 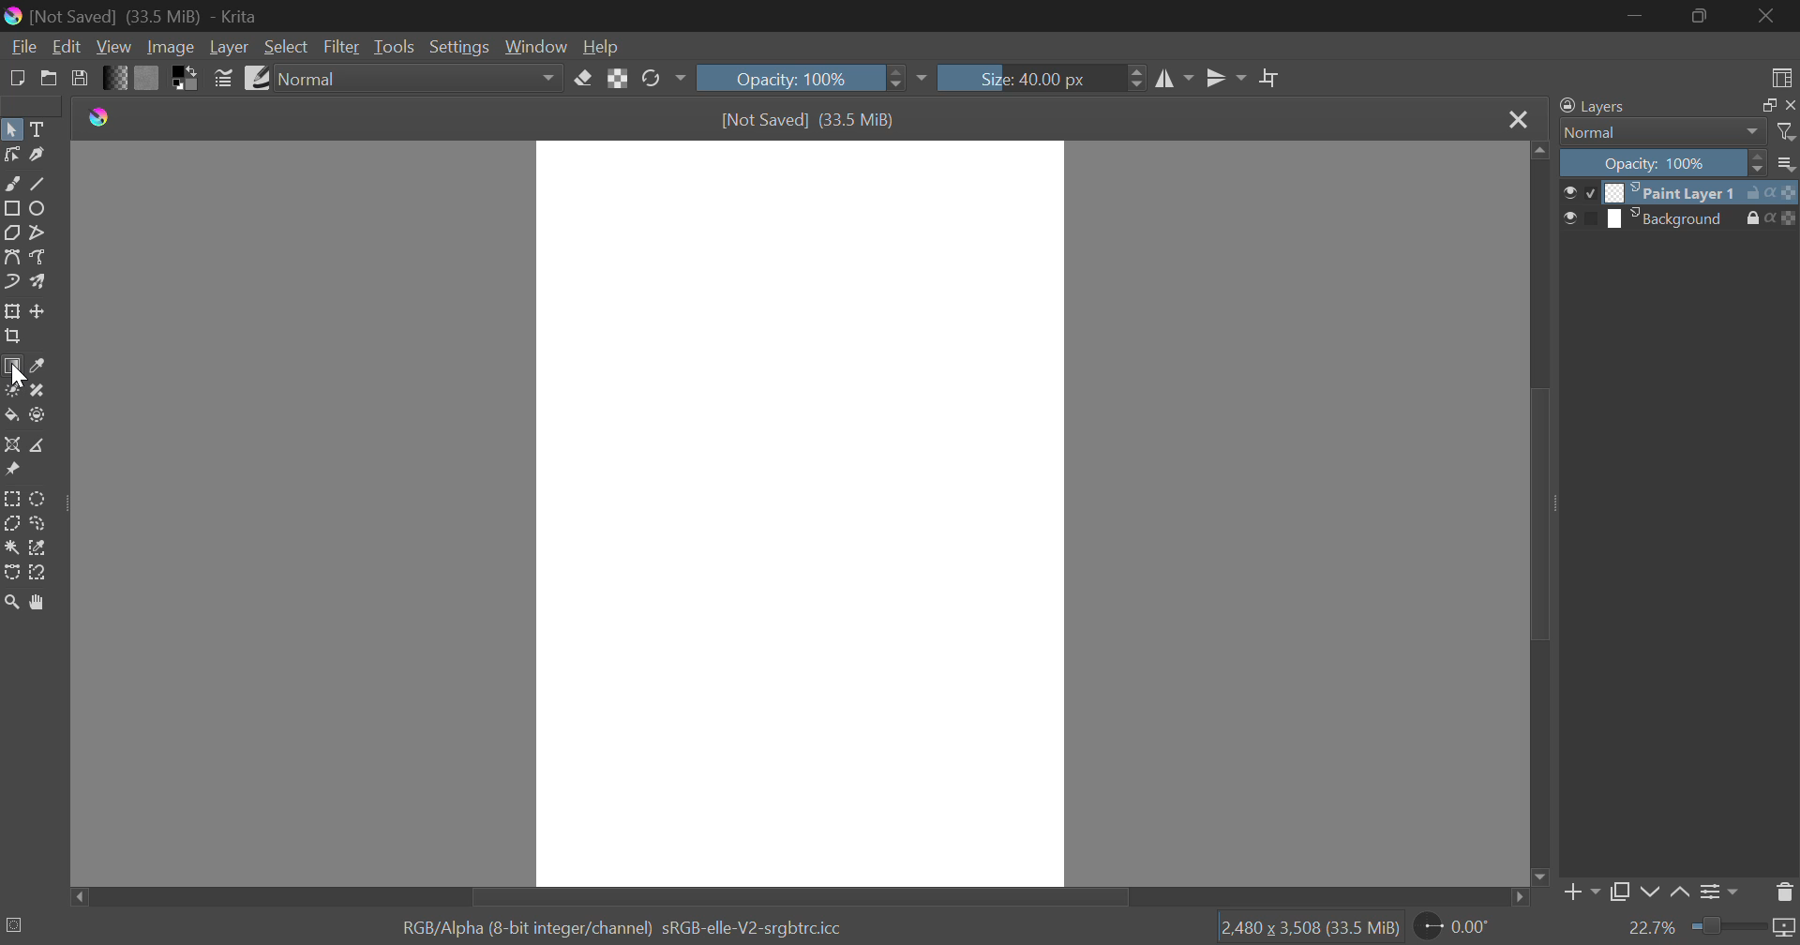 I want to click on Fill, so click(x=11, y=415).